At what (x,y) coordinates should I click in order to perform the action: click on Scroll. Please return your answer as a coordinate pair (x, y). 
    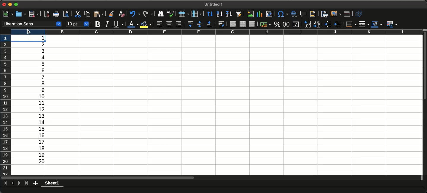
    Looking at the image, I should click on (424, 66).